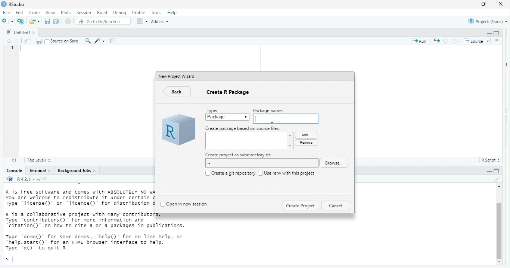 Image resolution: width=510 pixels, height=268 pixels. Describe the element at coordinates (10, 259) in the screenshot. I see `typing cursor` at that location.